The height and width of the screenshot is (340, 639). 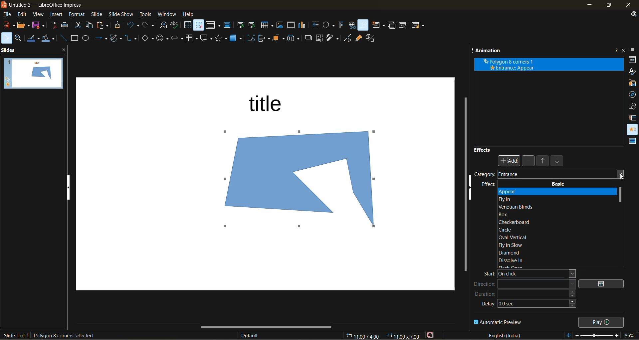 I want to click on zoom and pan, so click(x=21, y=38).